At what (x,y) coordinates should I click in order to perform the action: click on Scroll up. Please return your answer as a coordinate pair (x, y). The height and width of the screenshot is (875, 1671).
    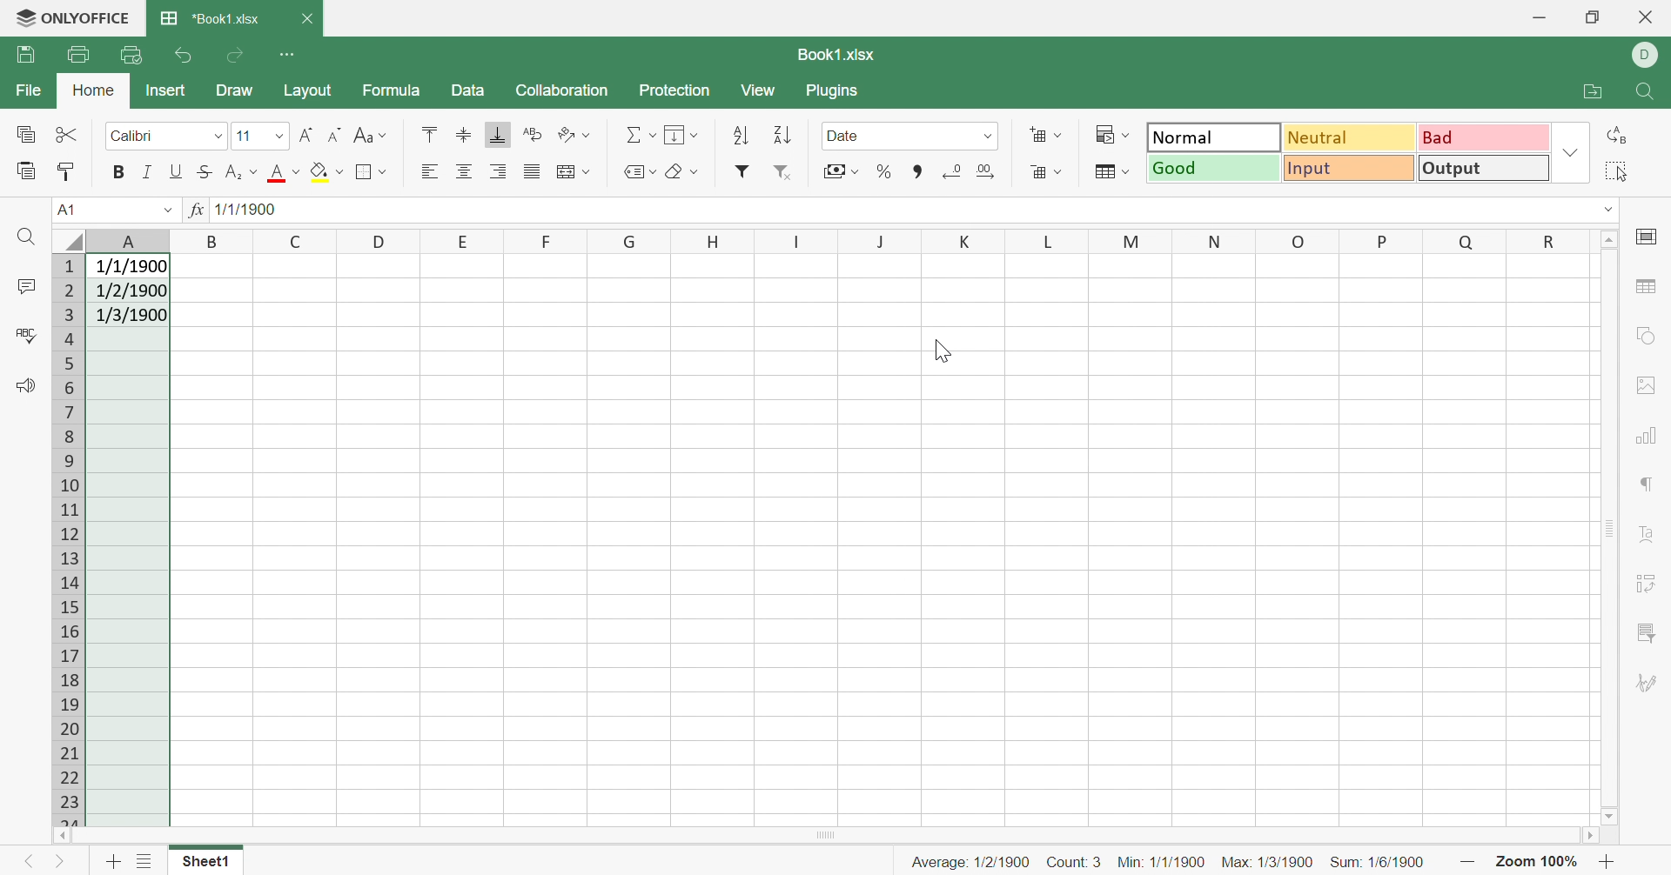
    Looking at the image, I should click on (1607, 240).